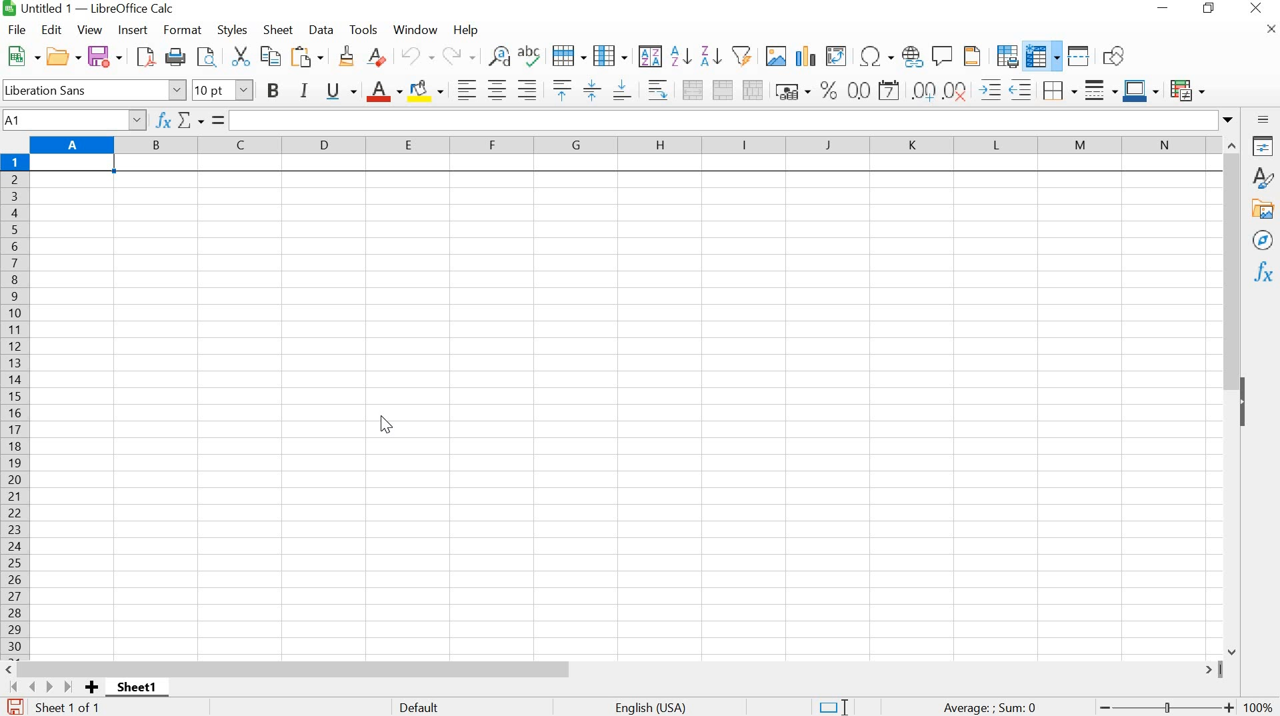 This screenshot has height=716, width=1280. What do you see at coordinates (875, 56) in the screenshot?
I see `INSERT SPECIAL CHARACTERS` at bounding box center [875, 56].